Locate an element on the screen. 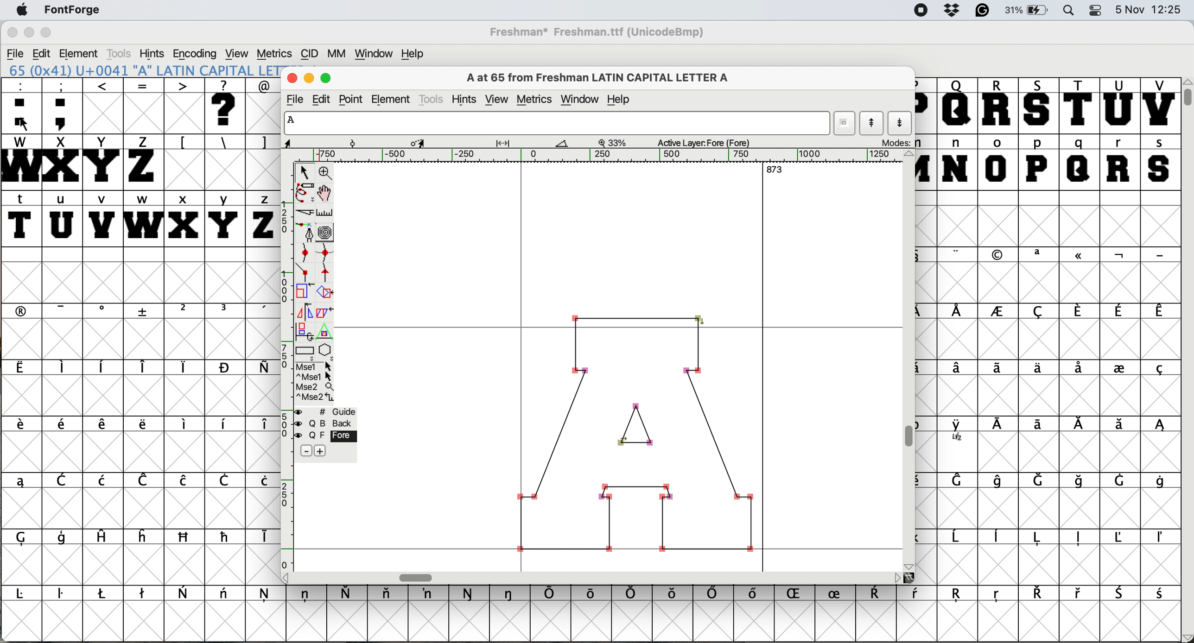  symbol is located at coordinates (349, 592).